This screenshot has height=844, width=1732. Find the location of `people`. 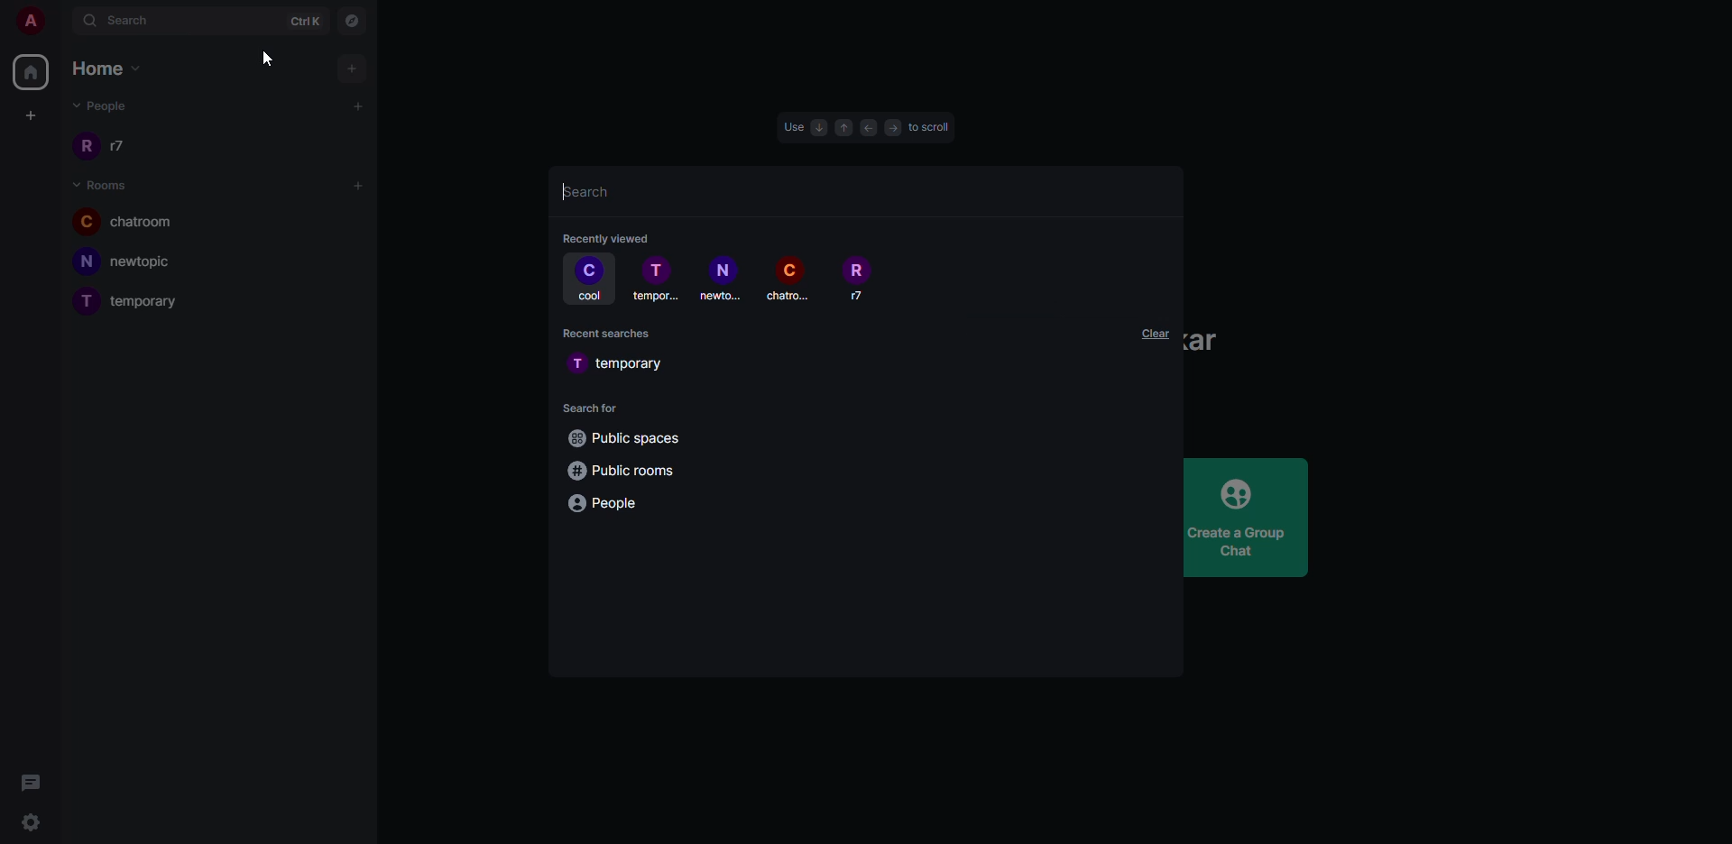

people is located at coordinates (117, 147).